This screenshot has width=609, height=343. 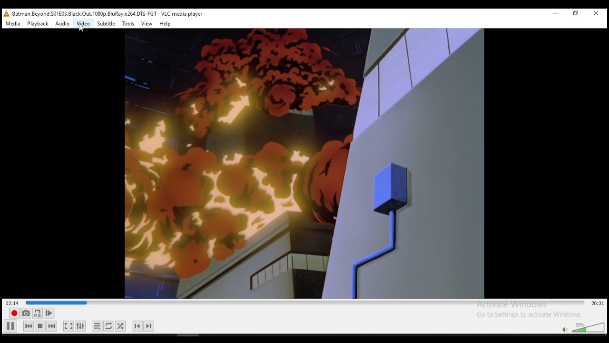 I want to click on , Batman Beyond. S01£03 Black.Out. 1080p. BluRay x264.DTS-FGT - VLC media player, so click(x=107, y=14).